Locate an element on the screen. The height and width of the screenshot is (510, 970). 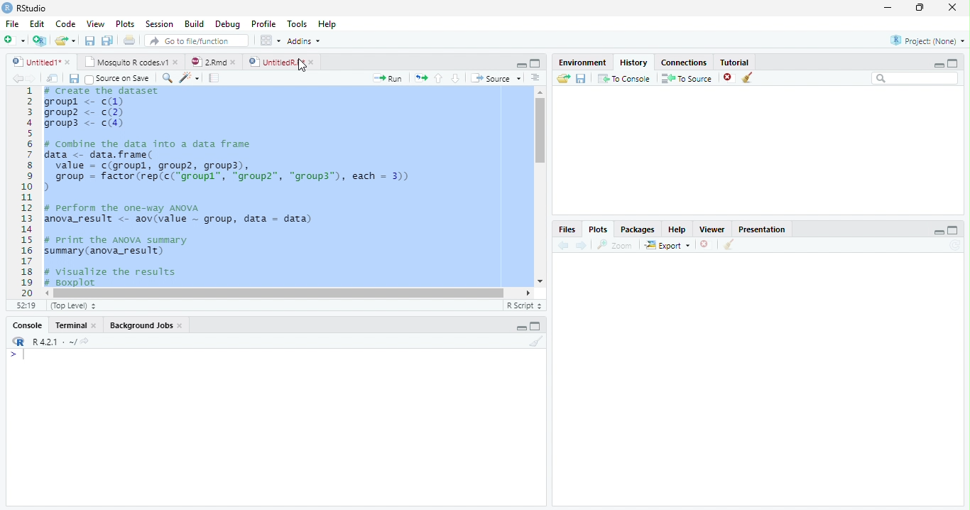
Save is located at coordinates (91, 41).